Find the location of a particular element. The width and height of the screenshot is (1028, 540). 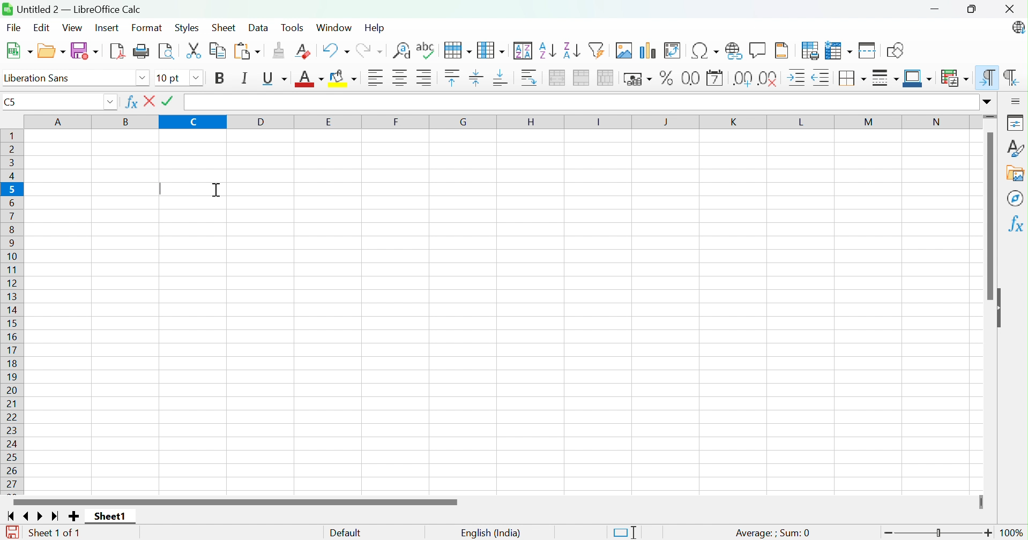

Styles is located at coordinates (1015, 148).